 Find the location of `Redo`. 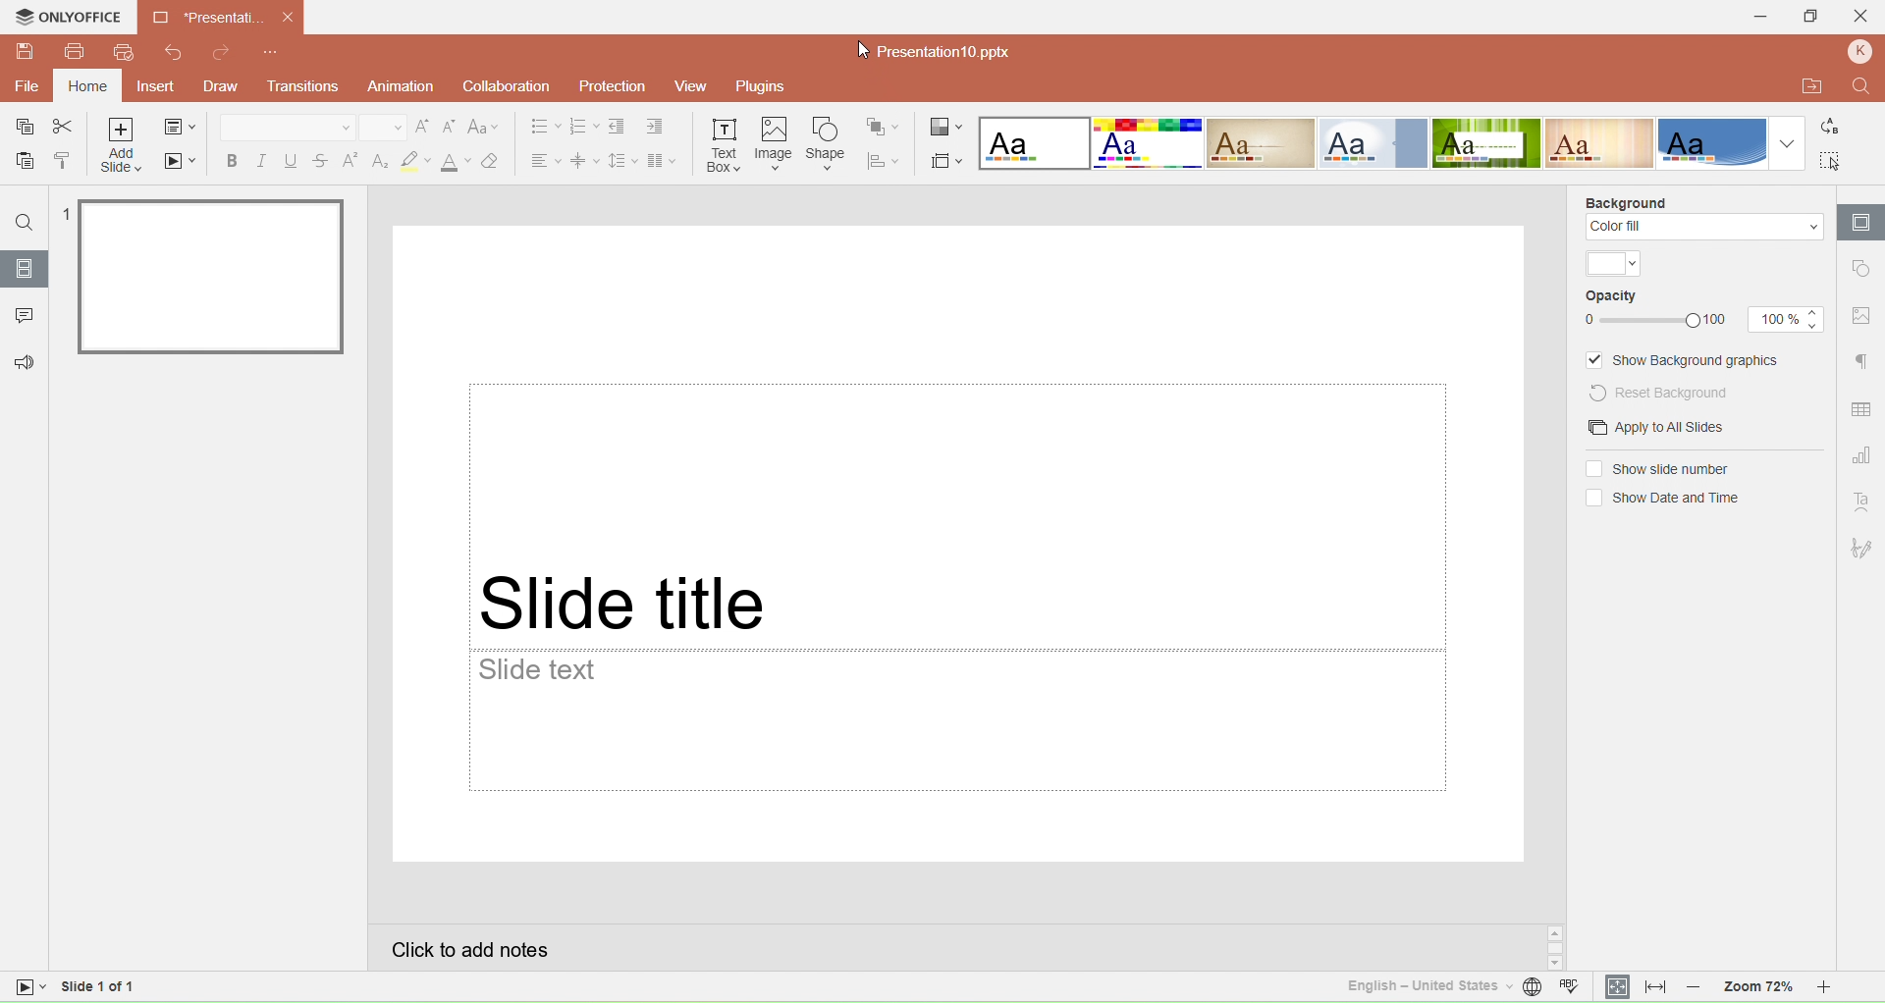

Redo is located at coordinates (222, 54).